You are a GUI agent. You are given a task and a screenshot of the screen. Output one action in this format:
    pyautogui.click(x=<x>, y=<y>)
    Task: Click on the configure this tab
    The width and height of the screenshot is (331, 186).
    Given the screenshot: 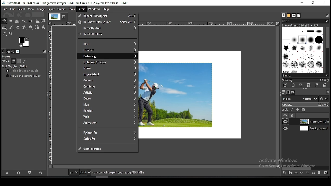 What is the action you would take?
    pyautogui.click(x=326, y=15)
    